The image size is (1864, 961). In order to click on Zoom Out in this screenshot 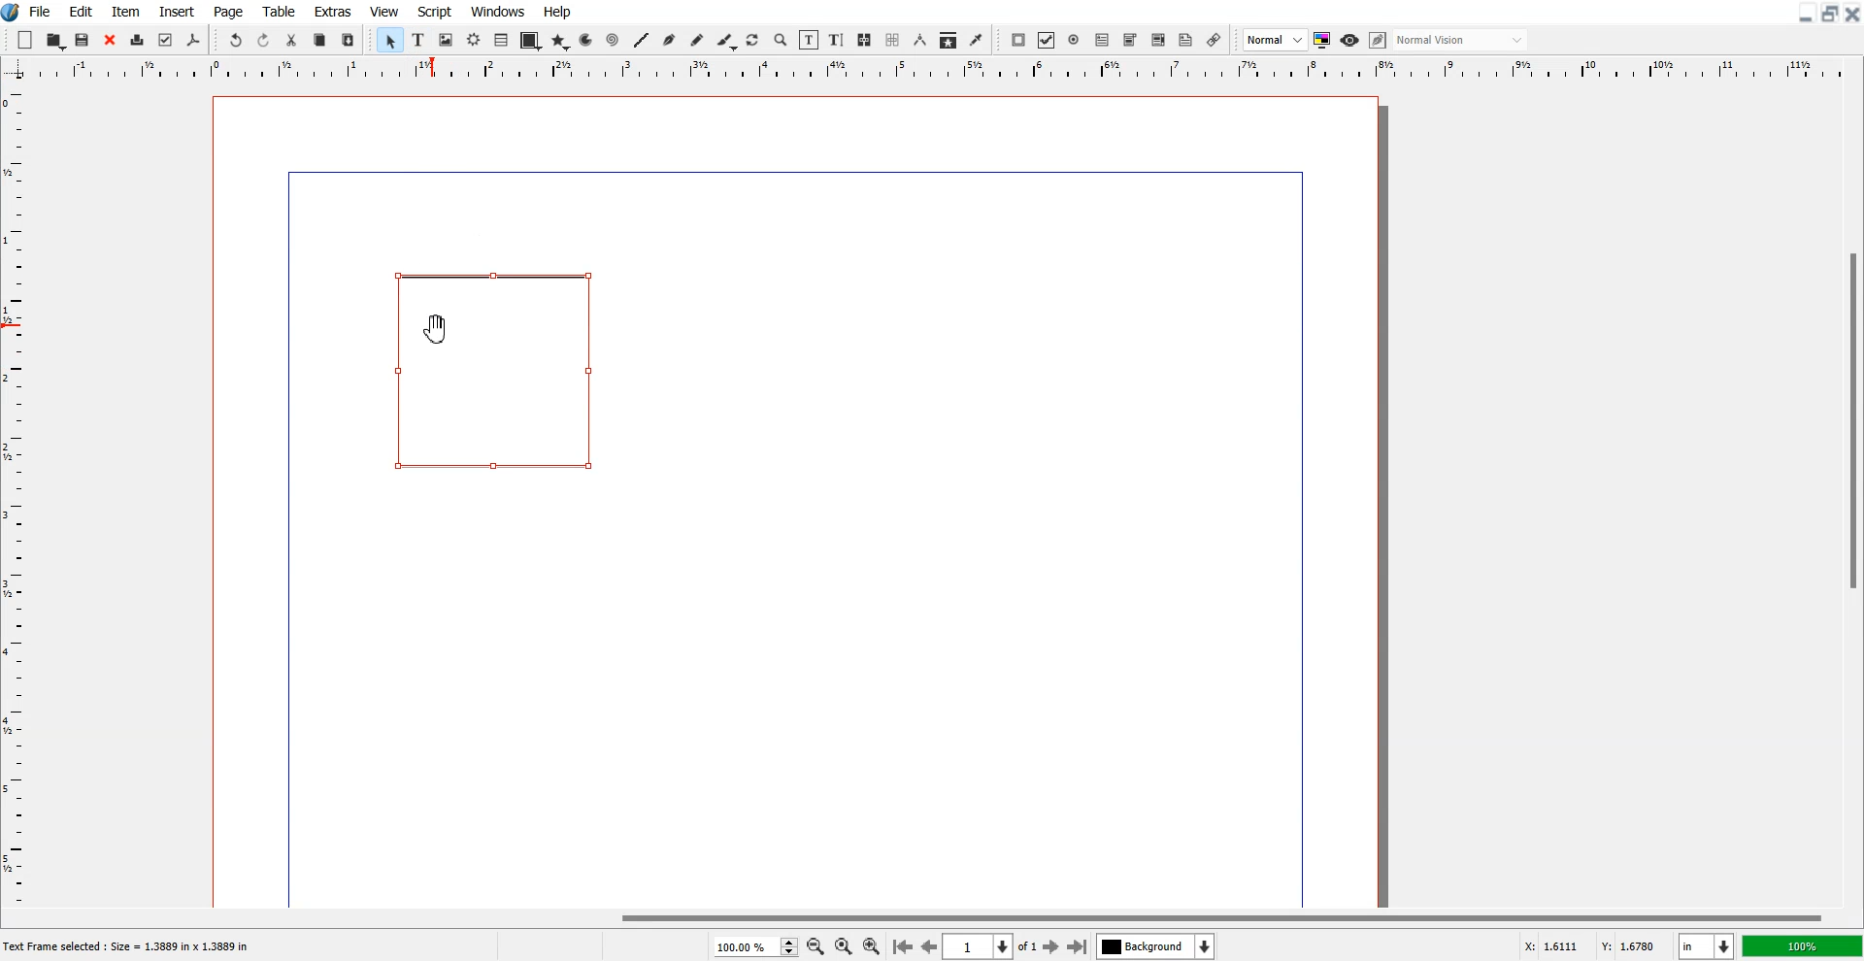, I will do `click(816, 947)`.